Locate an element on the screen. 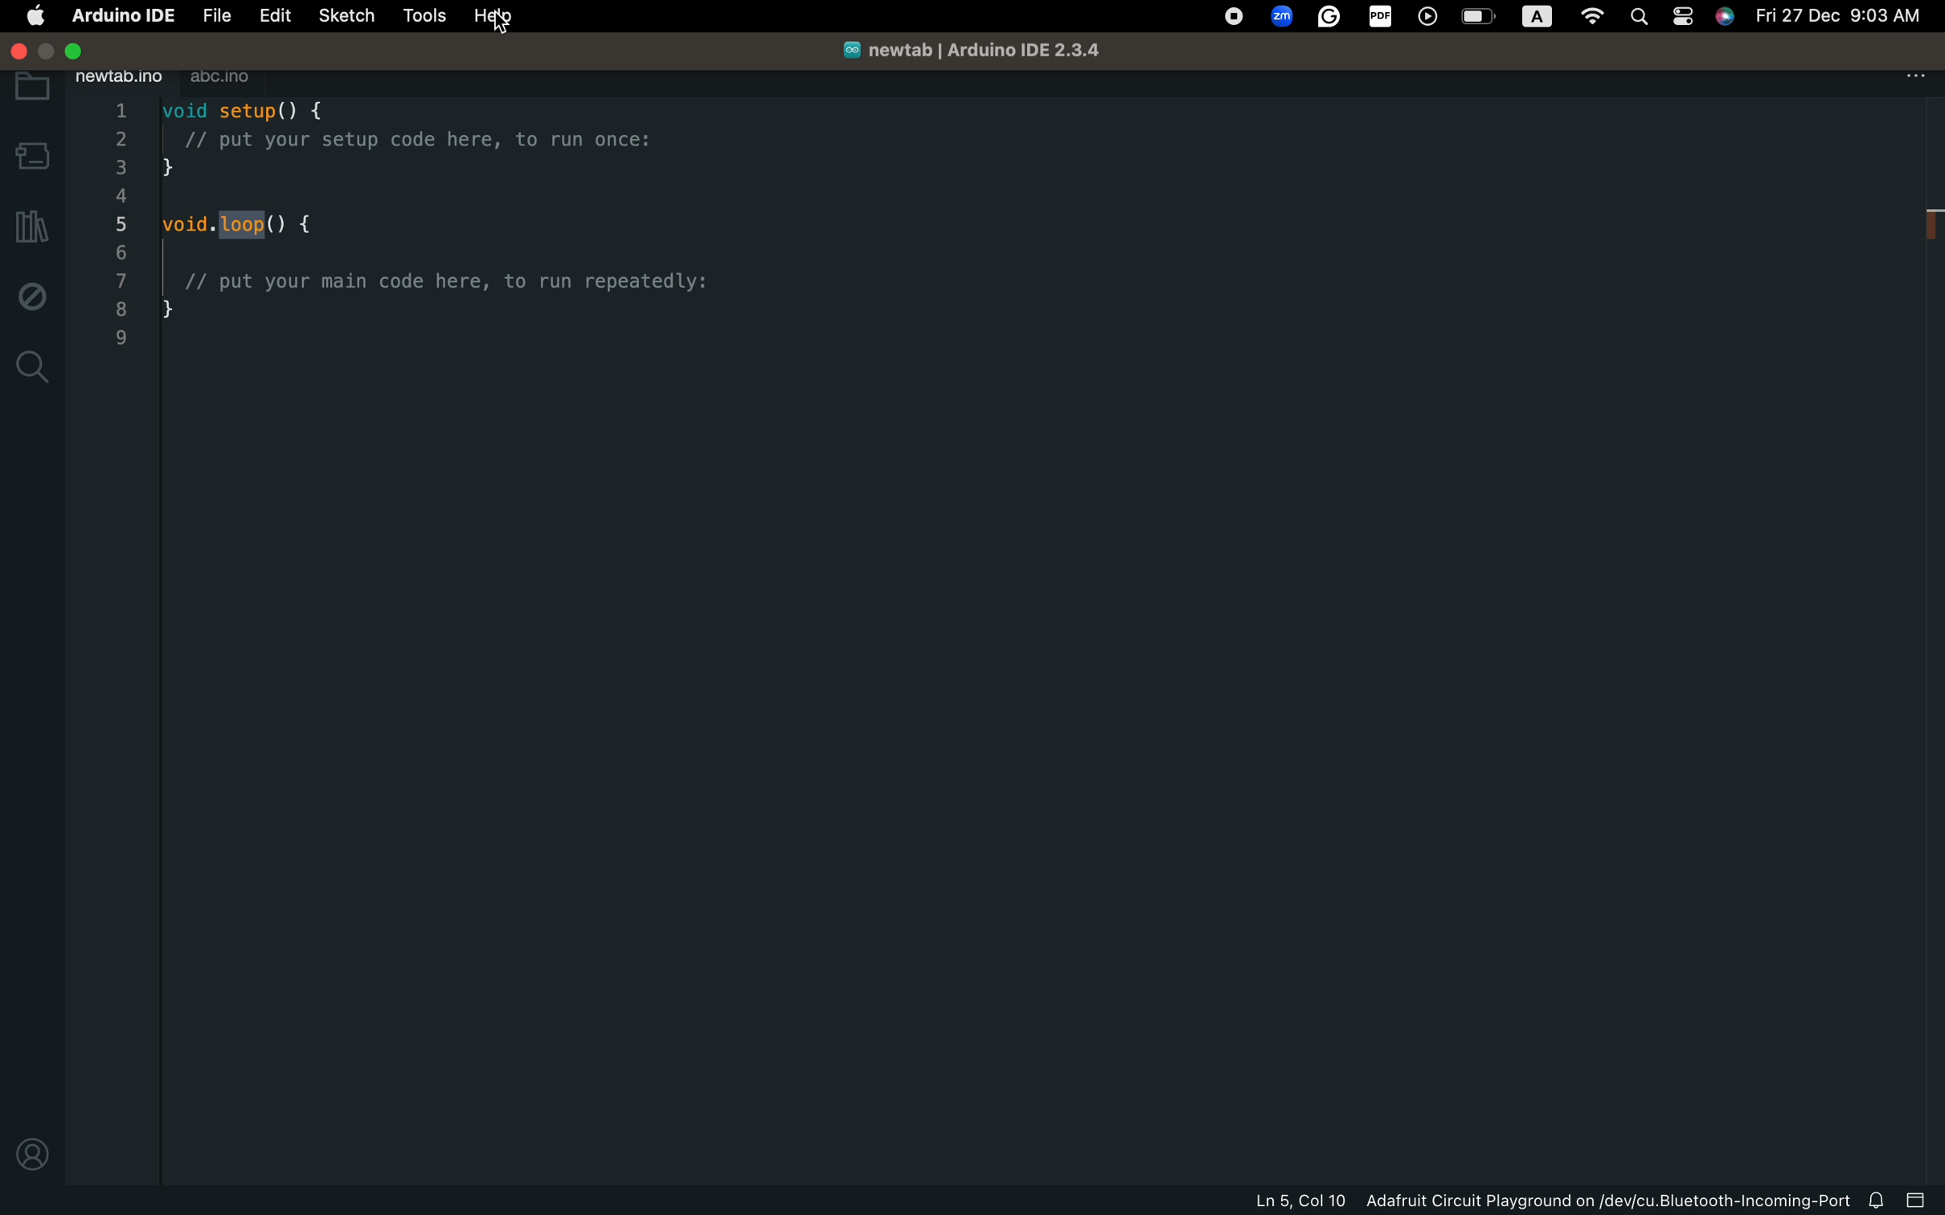  code is located at coordinates (438, 217).